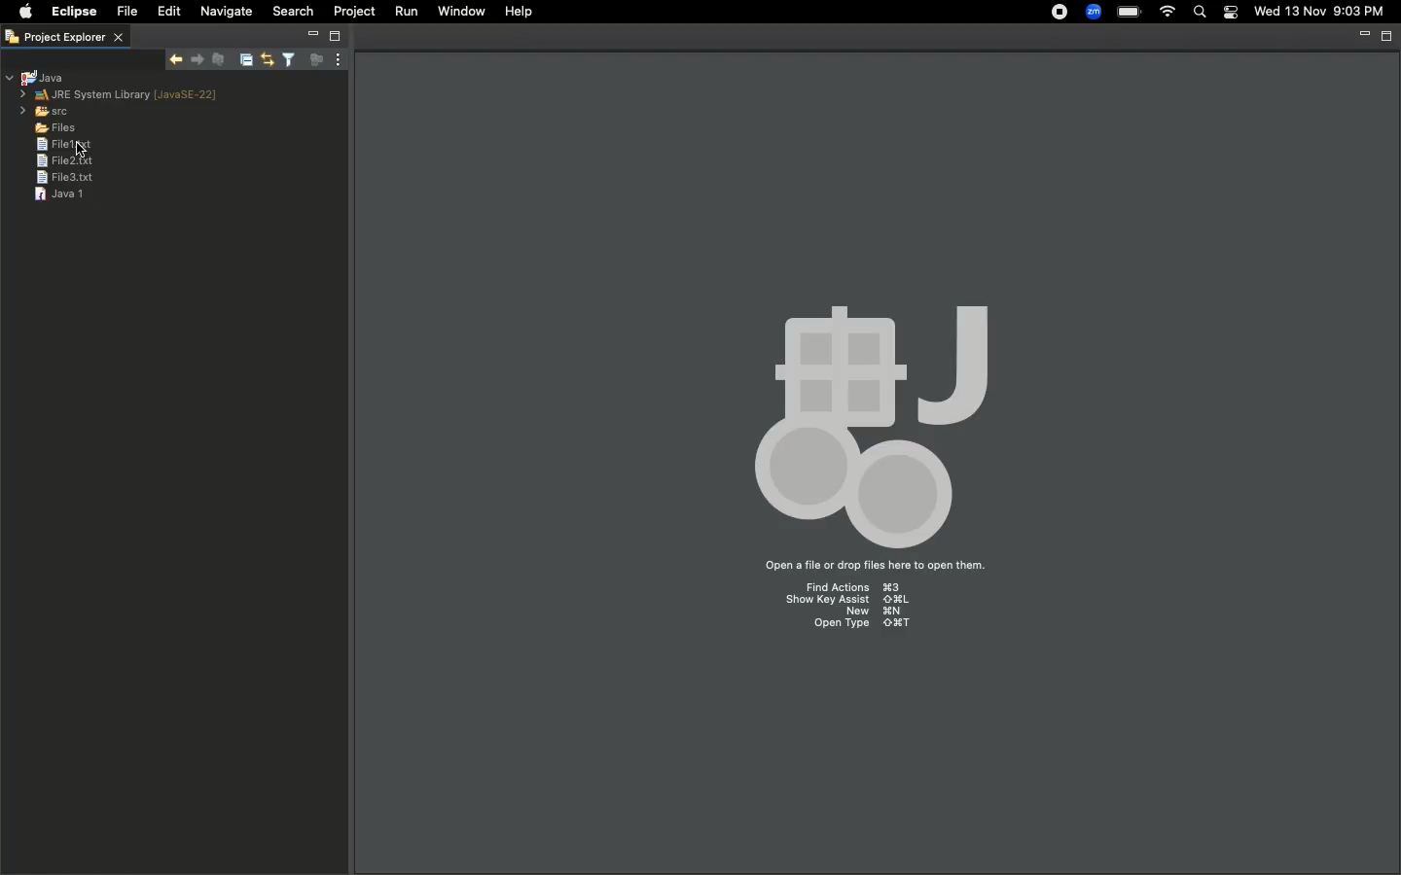 This screenshot has height=875, width=1401. What do you see at coordinates (1360, 36) in the screenshot?
I see `Minimize` at bounding box center [1360, 36].